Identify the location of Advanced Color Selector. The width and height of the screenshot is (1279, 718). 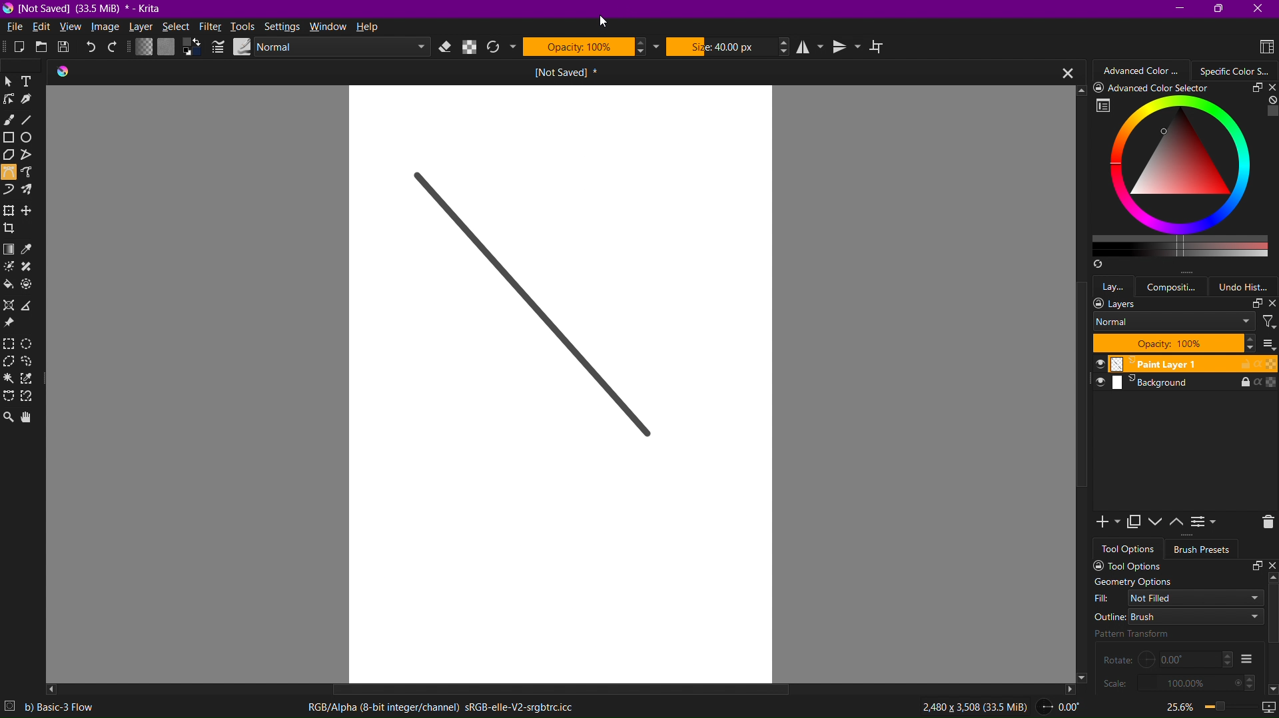
(1144, 70).